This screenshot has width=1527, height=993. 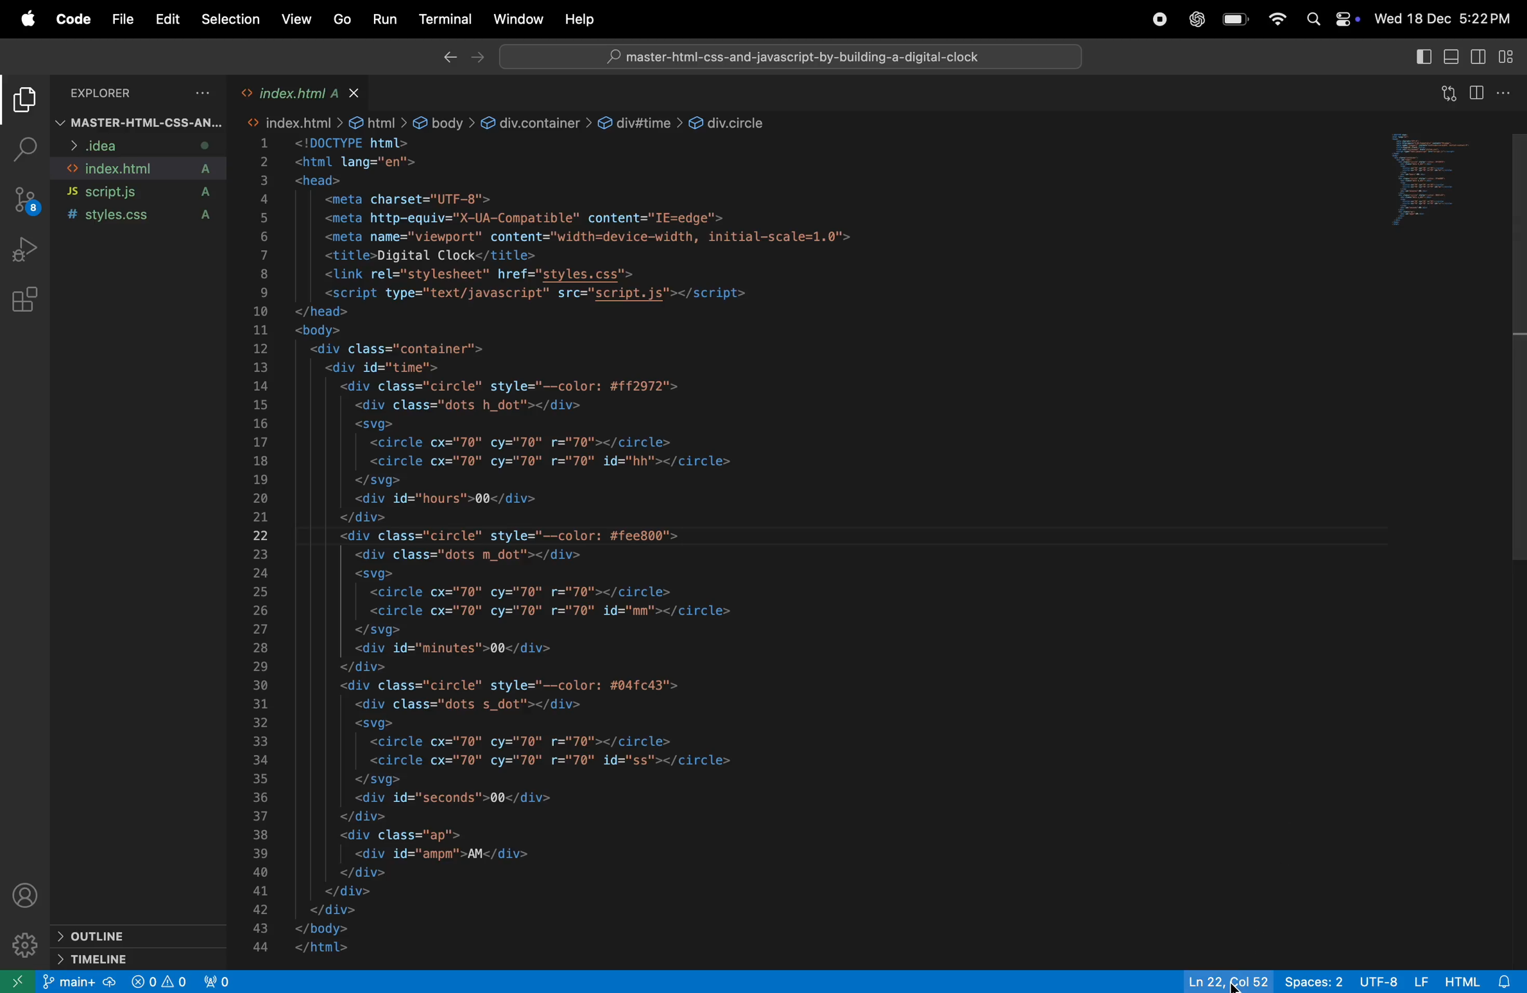 What do you see at coordinates (297, 21) in the screenshot?
I see `view` at bounding box center [297, 21].